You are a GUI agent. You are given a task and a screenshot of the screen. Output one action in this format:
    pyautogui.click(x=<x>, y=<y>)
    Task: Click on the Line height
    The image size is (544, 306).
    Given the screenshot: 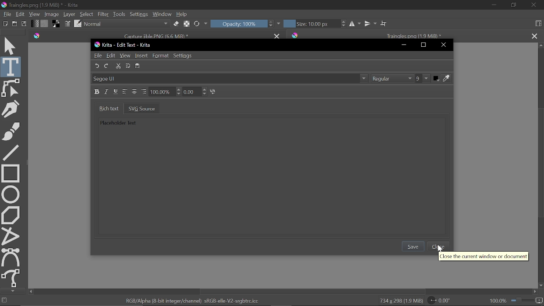 What is the action you would take?
    pyautogui.click(x=165, y=91)
    